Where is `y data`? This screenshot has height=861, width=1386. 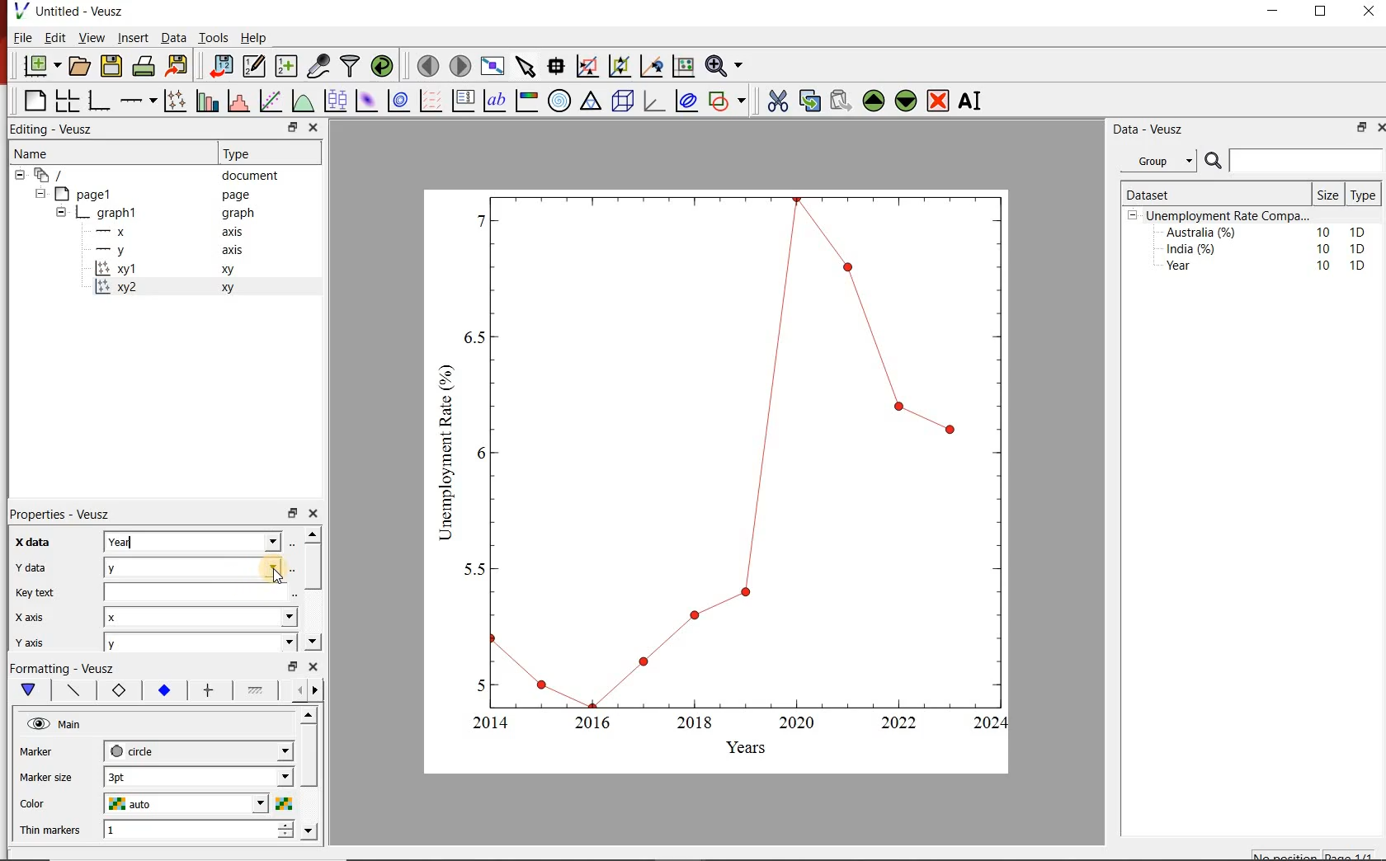 y data is located at coordinates (35, 567).